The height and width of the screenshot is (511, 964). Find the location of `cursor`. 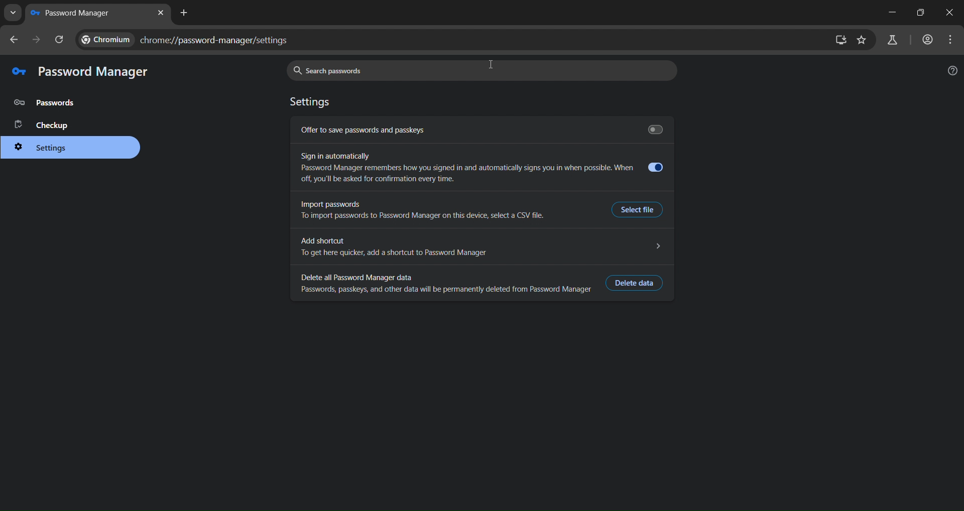

cursor is located at coordinates (494, 66).